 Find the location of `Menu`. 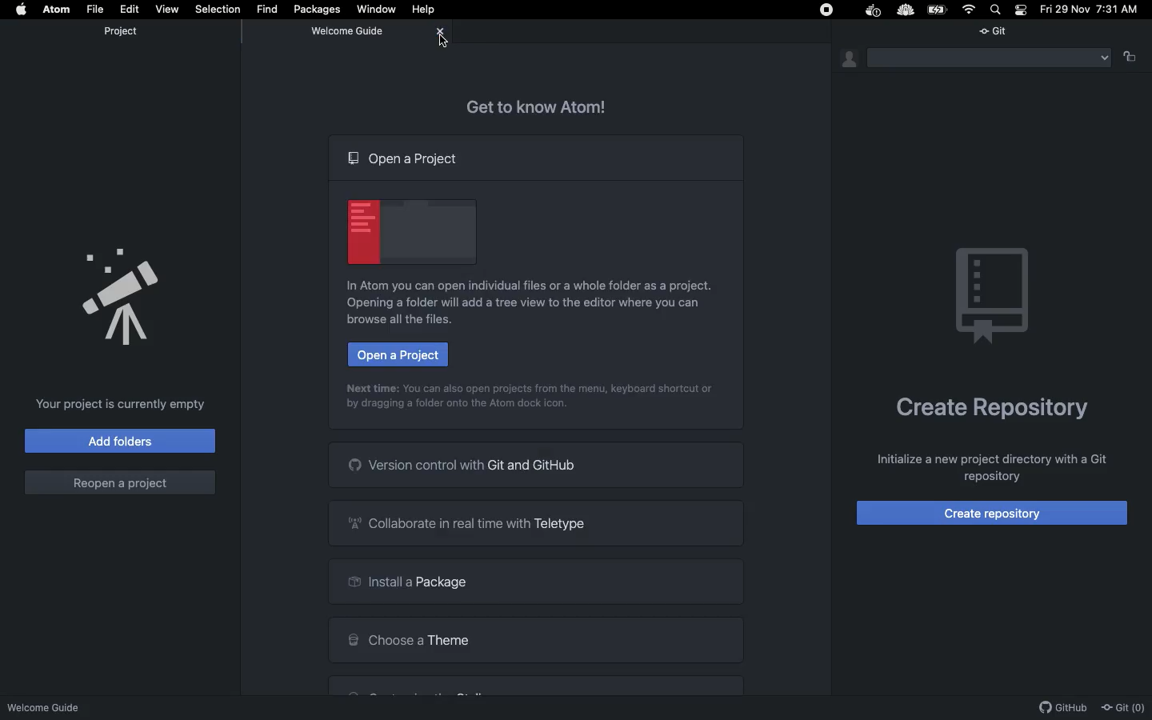

Menu is located at coordinates (988, 58).